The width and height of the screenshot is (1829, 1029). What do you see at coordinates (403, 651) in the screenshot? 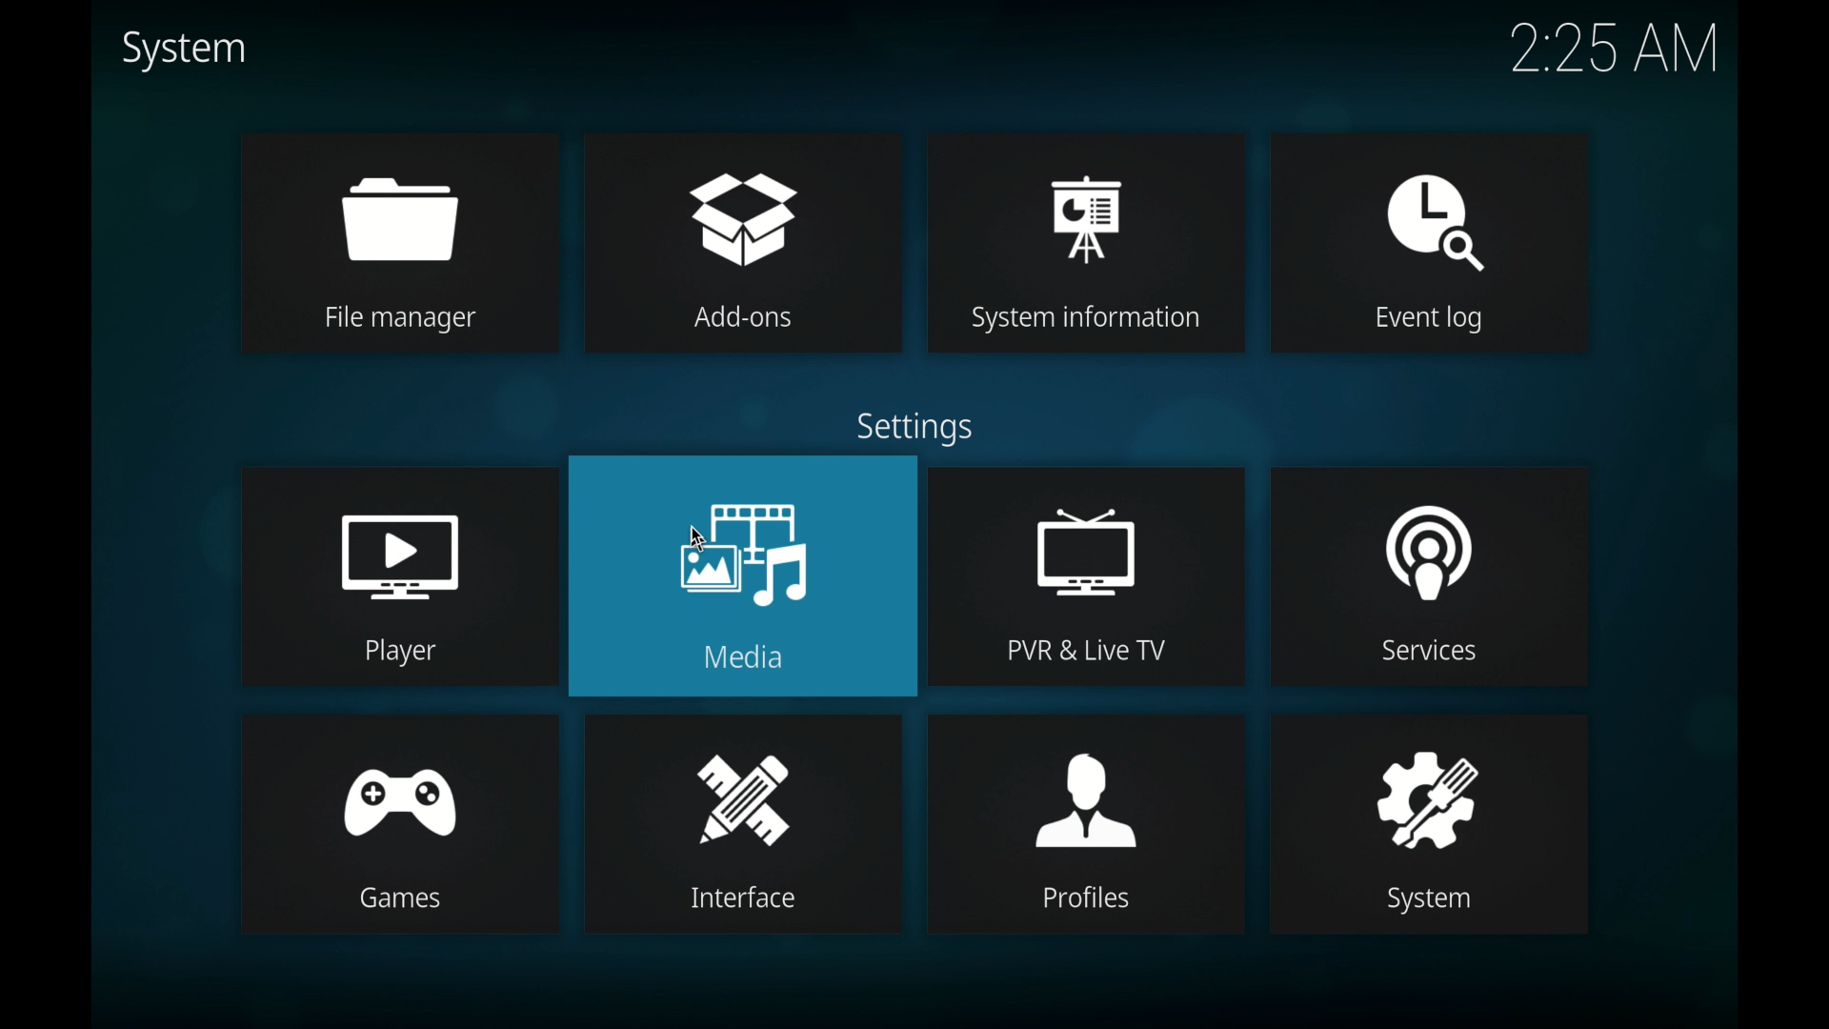
I see `Player` at bounding box center [403, 651].